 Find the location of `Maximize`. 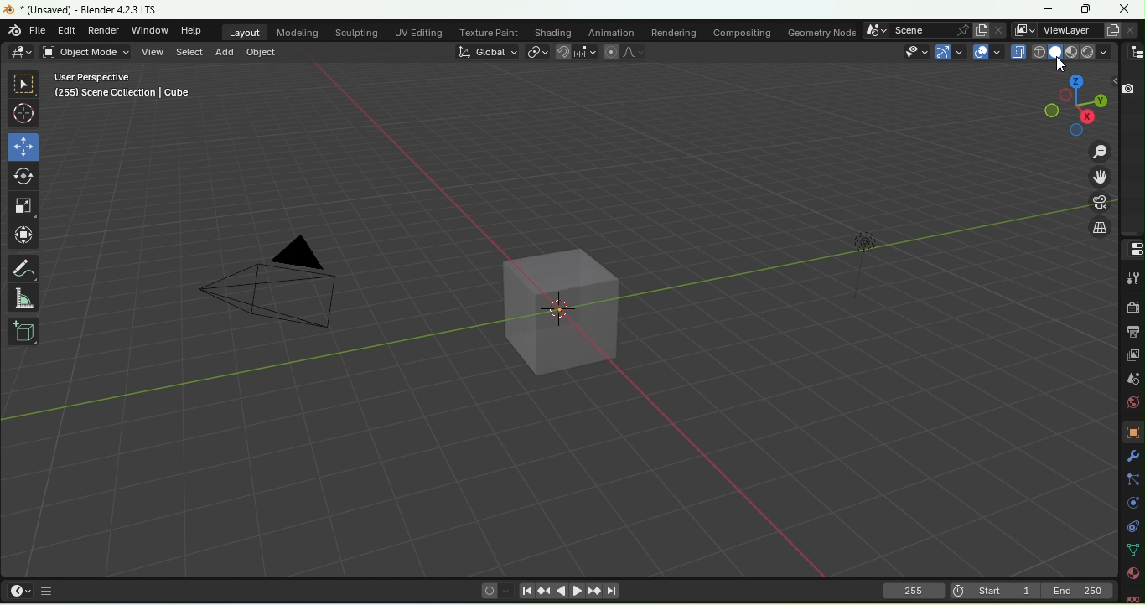

Maximize is located at coordinates (1048, 9).